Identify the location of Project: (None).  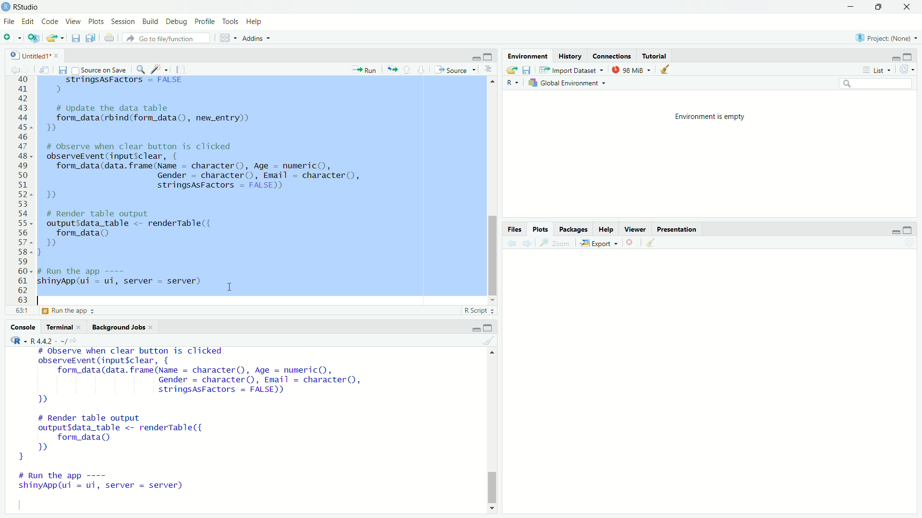
(887, 38).